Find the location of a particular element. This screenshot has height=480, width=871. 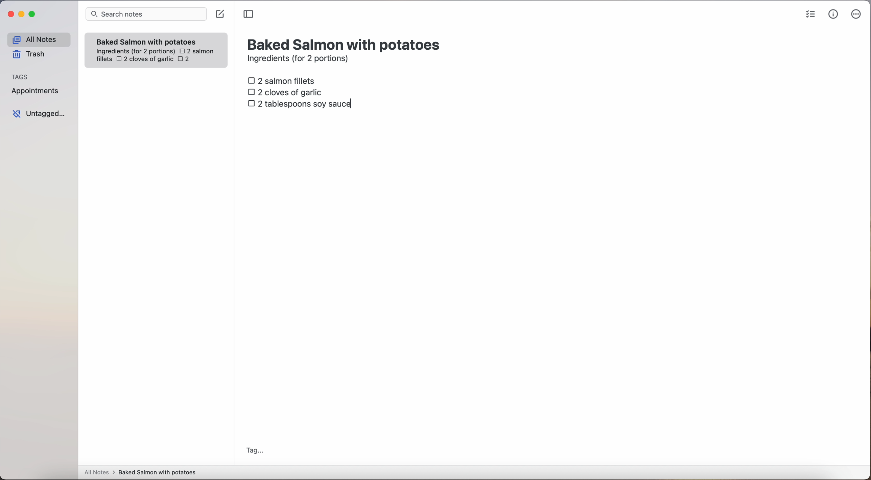

appointments tag is located at coordinates (36, 90).